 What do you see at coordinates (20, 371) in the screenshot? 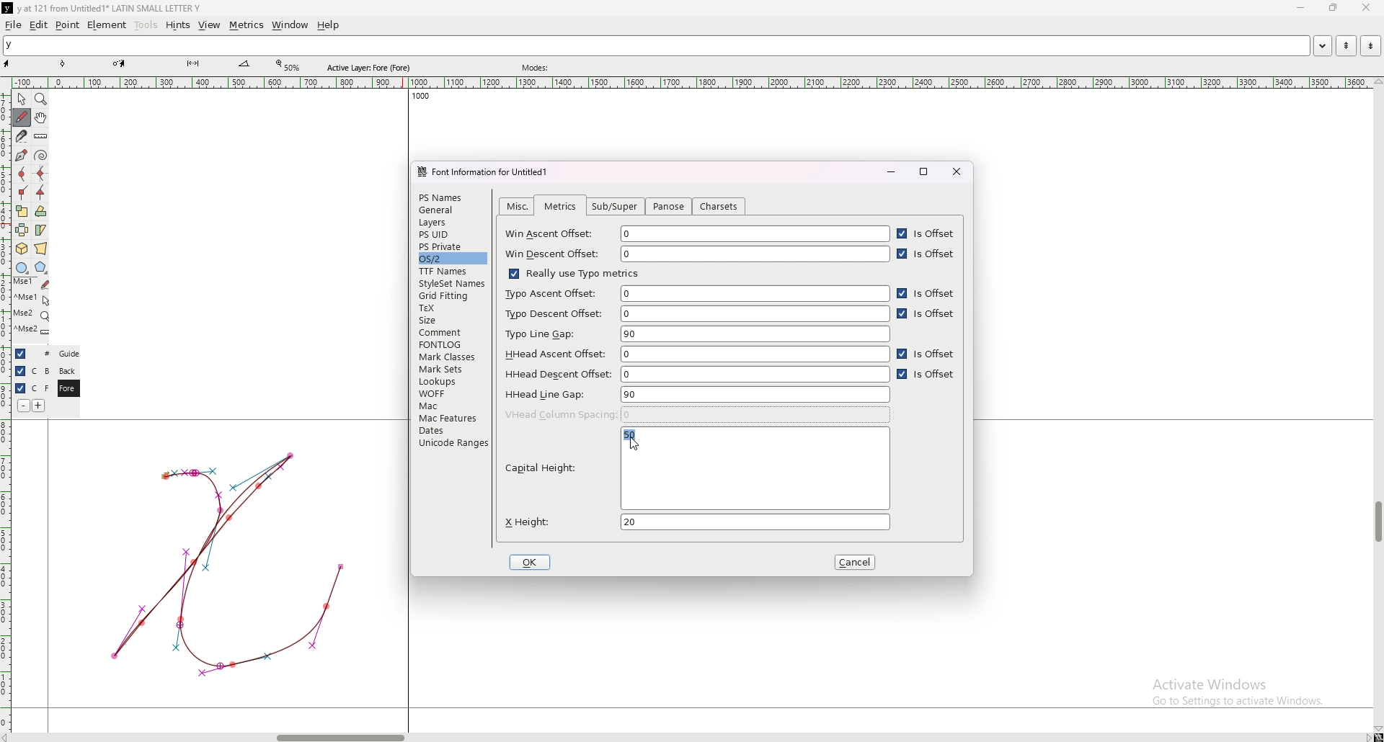
I see `hide layer` at bounding box center [20, 371].